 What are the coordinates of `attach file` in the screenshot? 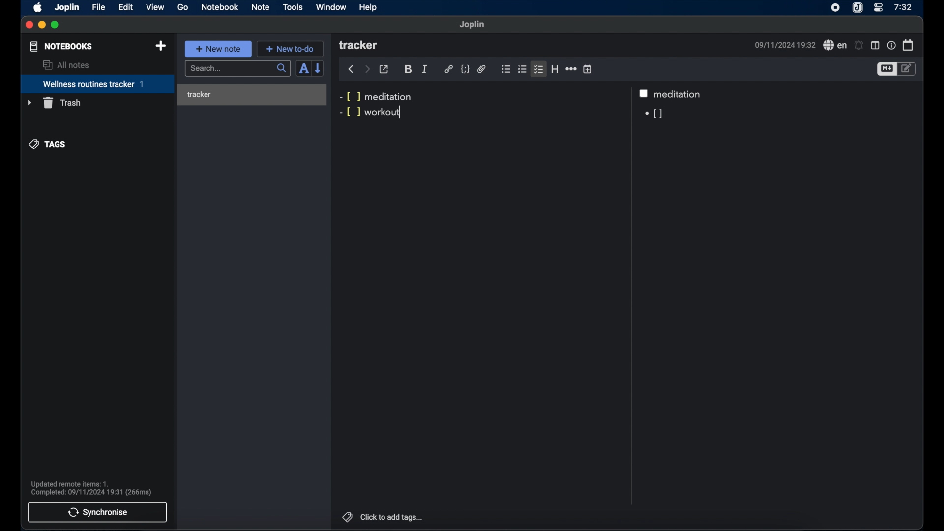 It's located at (482, 70).